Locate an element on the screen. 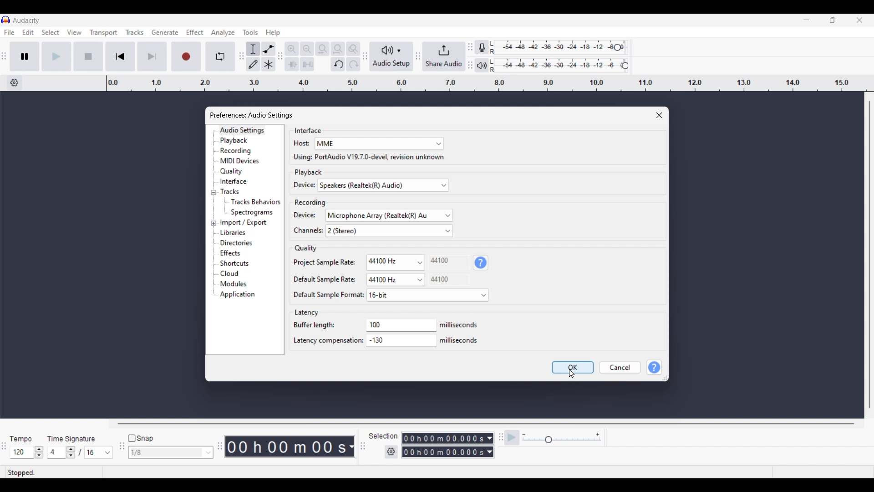  Metric options to record duration is located at coordinates (489, 446).